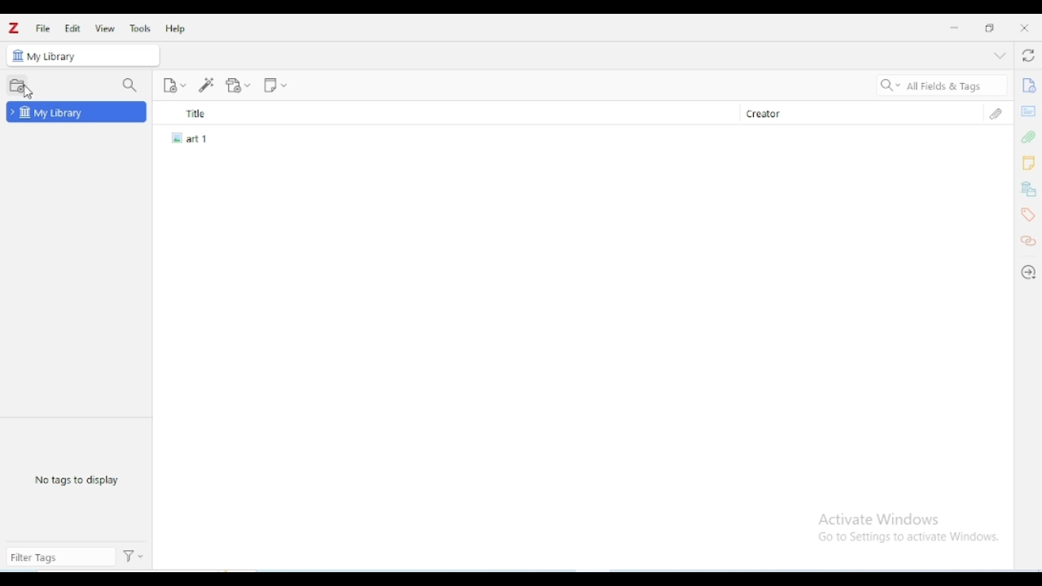  I want to click on Activate Windows, so click(881, 520).